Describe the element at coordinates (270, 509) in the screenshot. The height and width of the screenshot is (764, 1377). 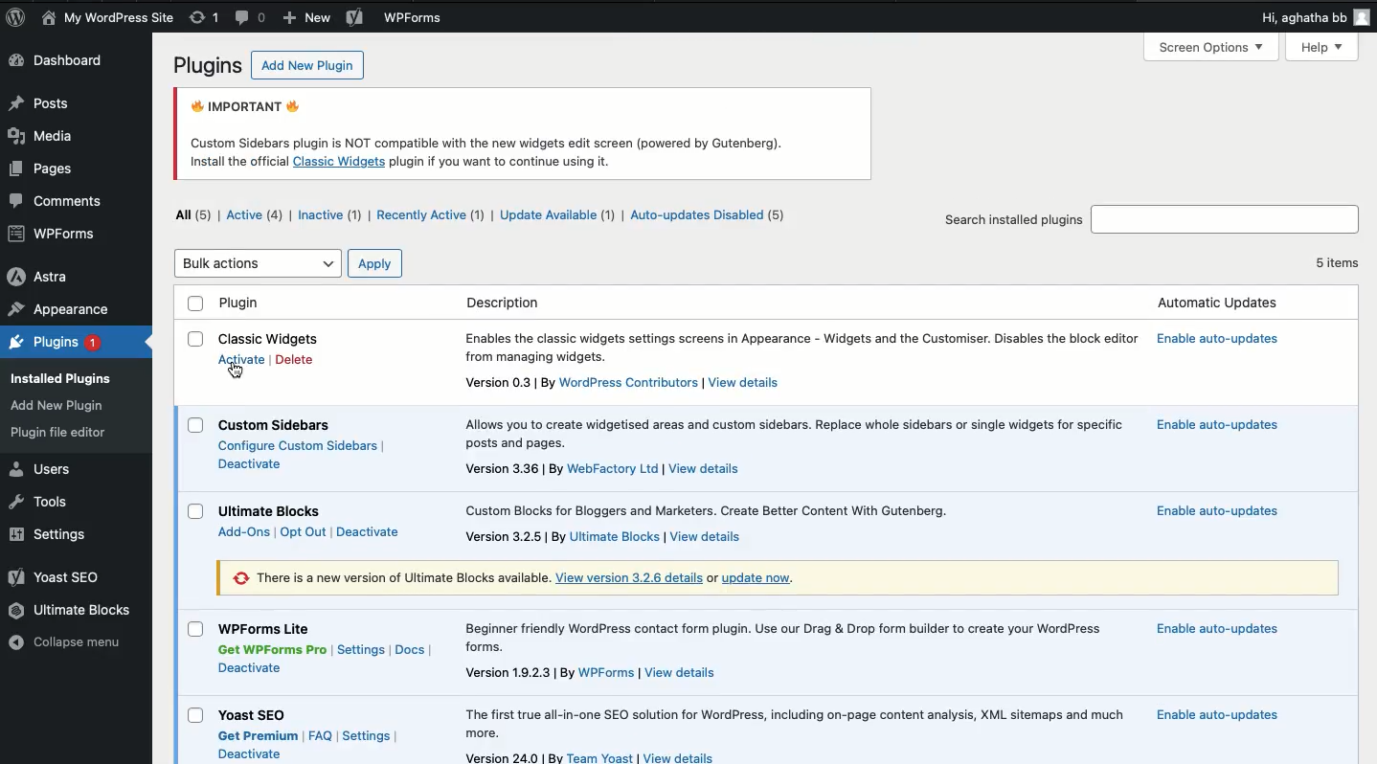
I see `Ultimate block` at that location.